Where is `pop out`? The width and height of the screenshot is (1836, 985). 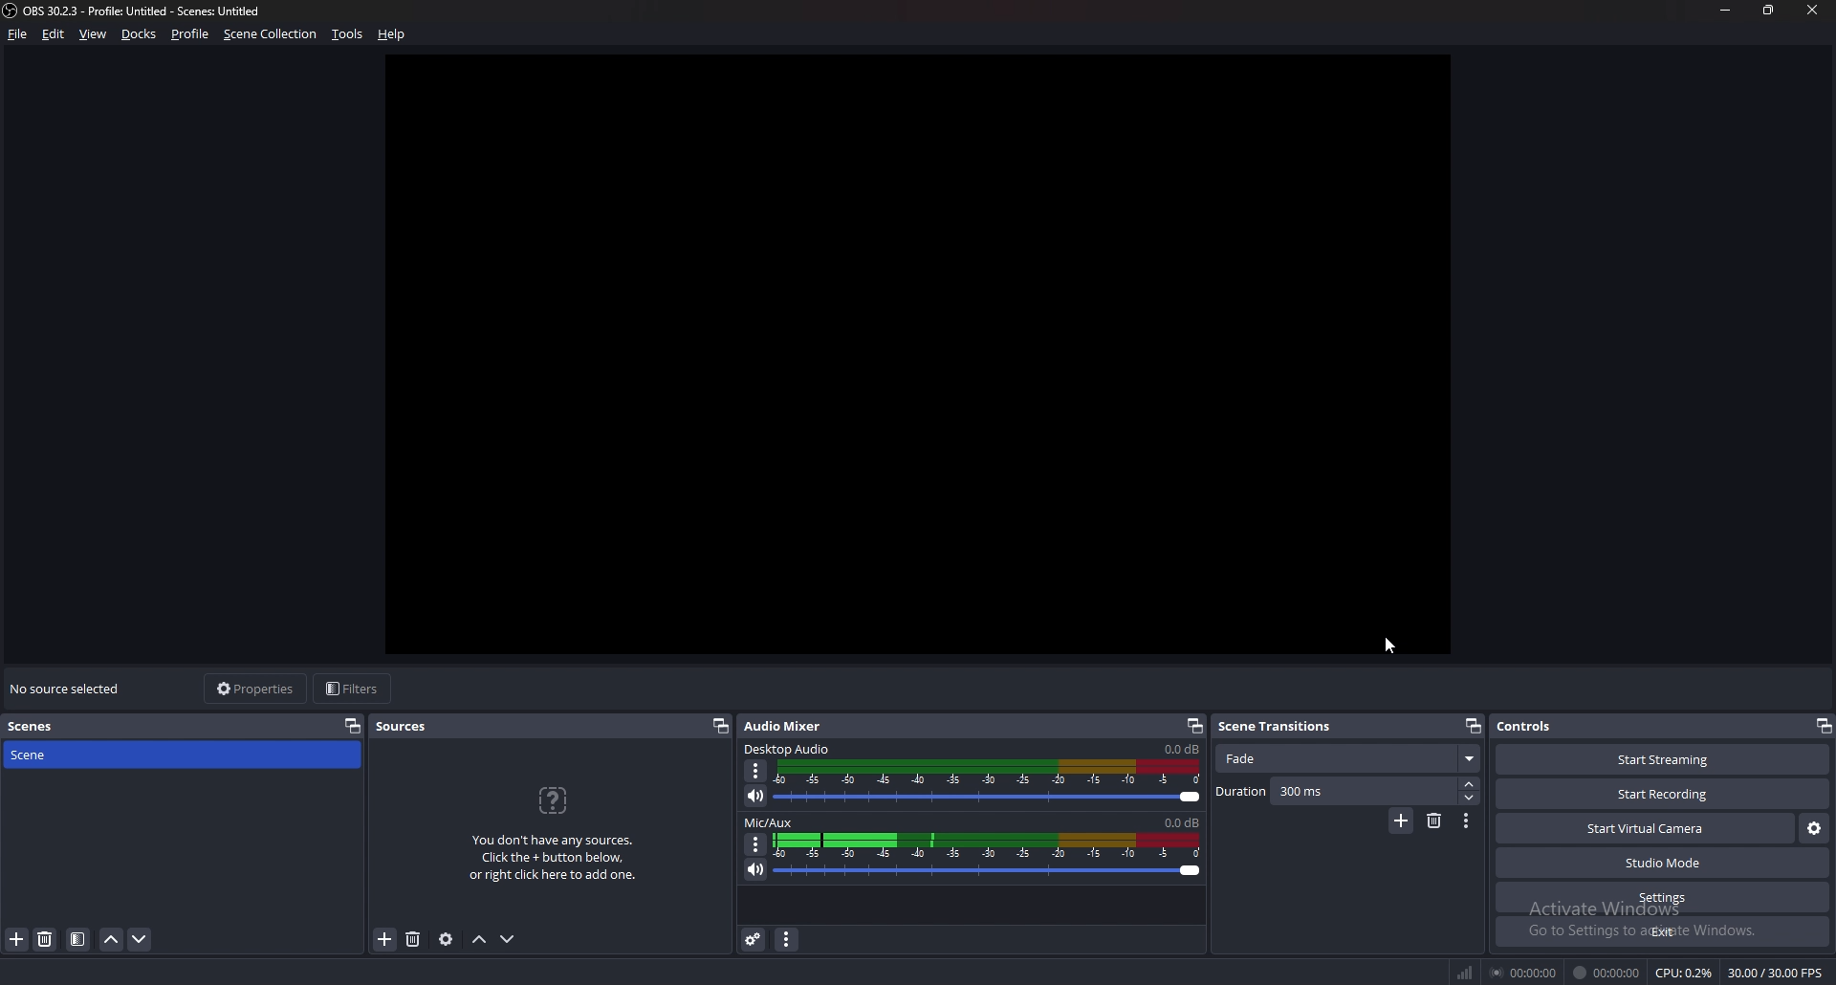
pop out is located at coordinates (721, 727).